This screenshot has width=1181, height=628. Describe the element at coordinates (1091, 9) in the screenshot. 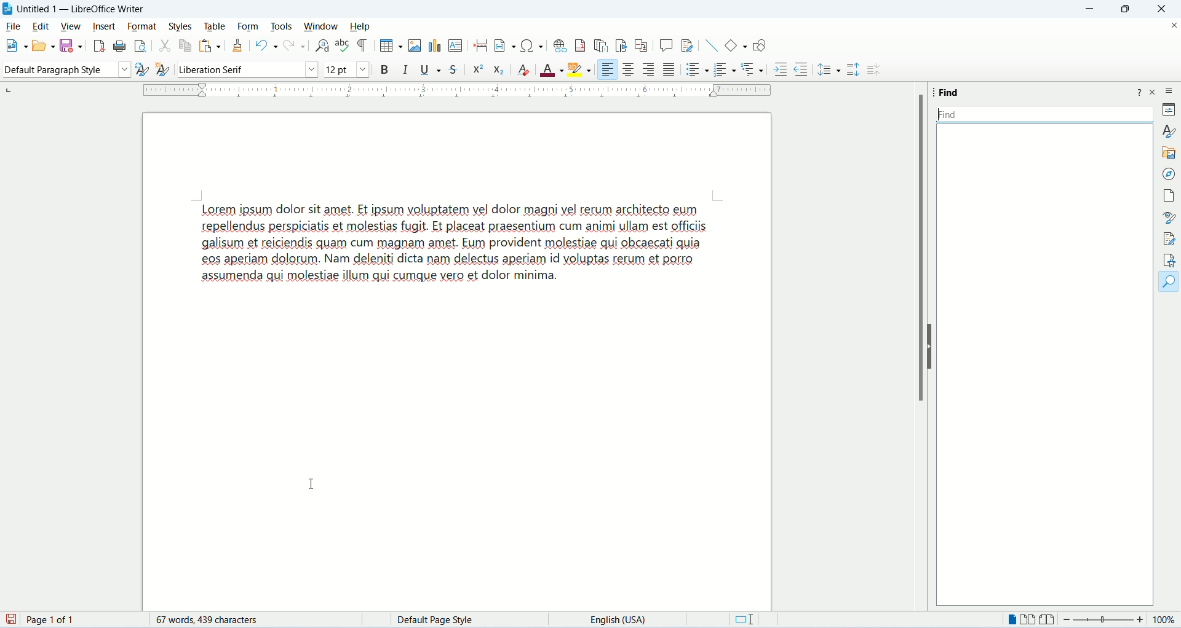

I see `minimize` at that location.